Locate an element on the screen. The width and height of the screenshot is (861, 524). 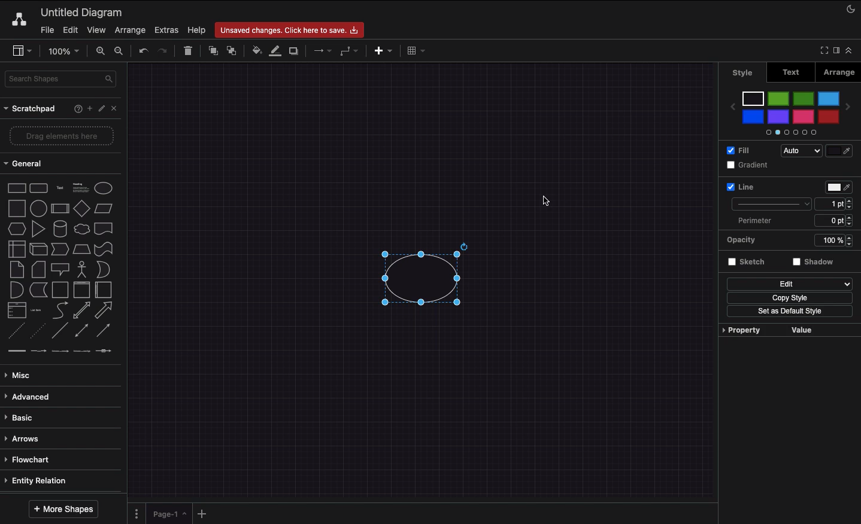
Help is located at coordinates (196, 29).